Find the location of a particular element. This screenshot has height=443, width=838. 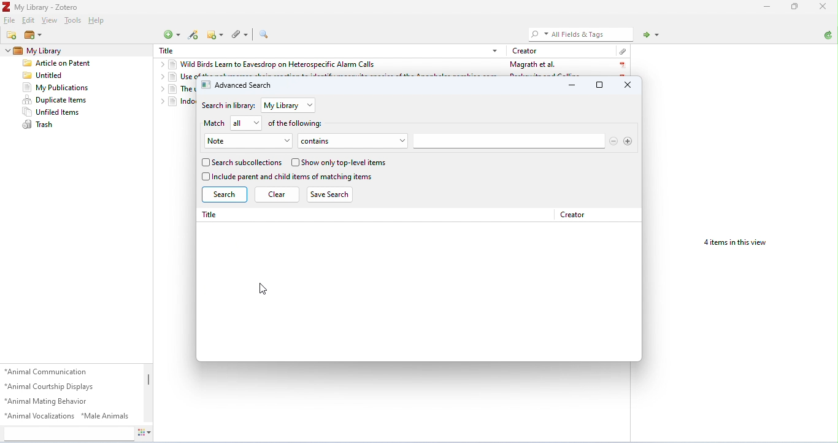

drop-down is located at coordinates (161, 77).